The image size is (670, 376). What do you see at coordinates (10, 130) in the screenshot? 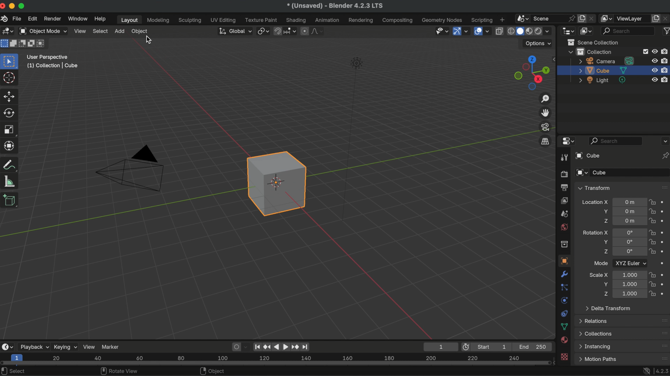
I see `scale` at bounding box center [10, 130].